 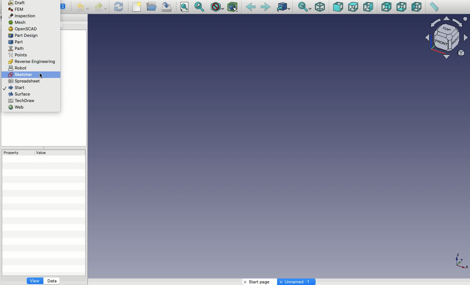 What do you see at coordinates (352, 7) in the screenshot?
I see `Top` at bounding box center [352, 7].